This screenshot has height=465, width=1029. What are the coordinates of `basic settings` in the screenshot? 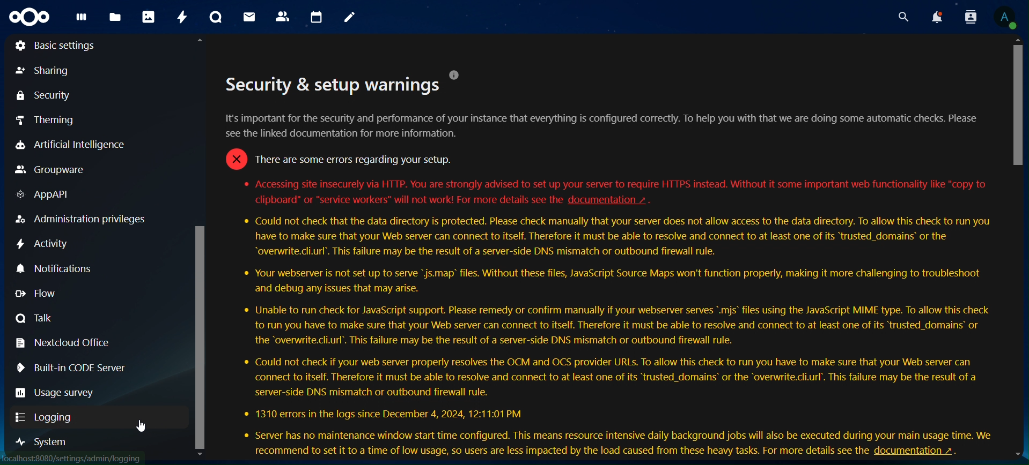 It's located at (57, 46).